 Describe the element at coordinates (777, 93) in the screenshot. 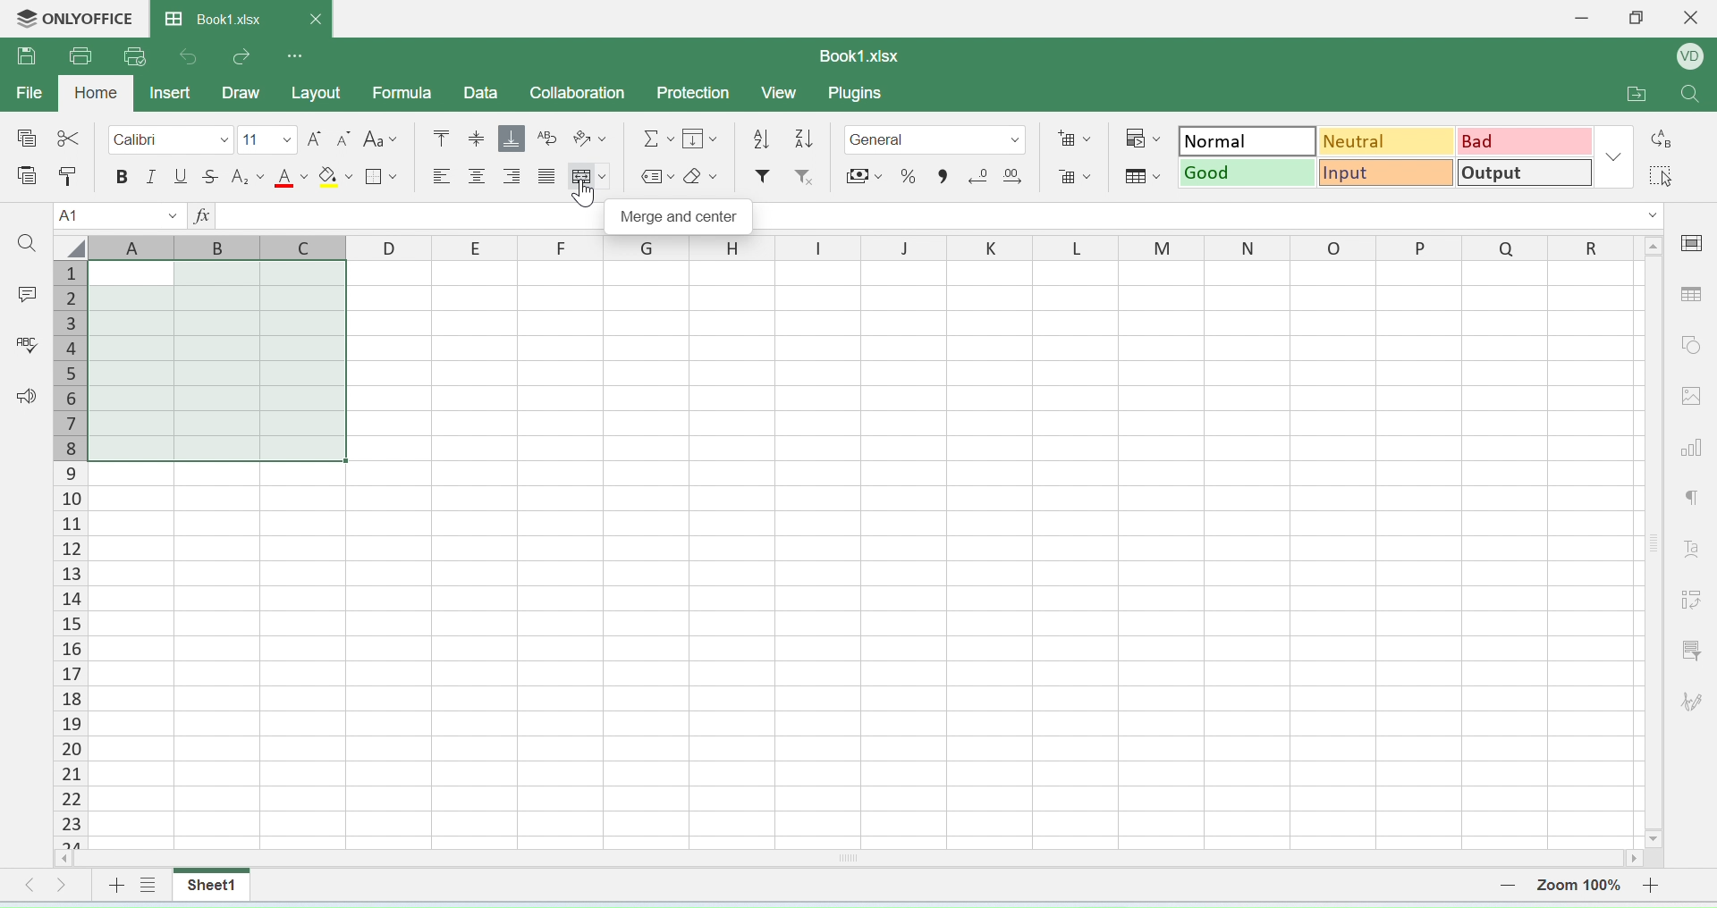

I see `view` at that location.